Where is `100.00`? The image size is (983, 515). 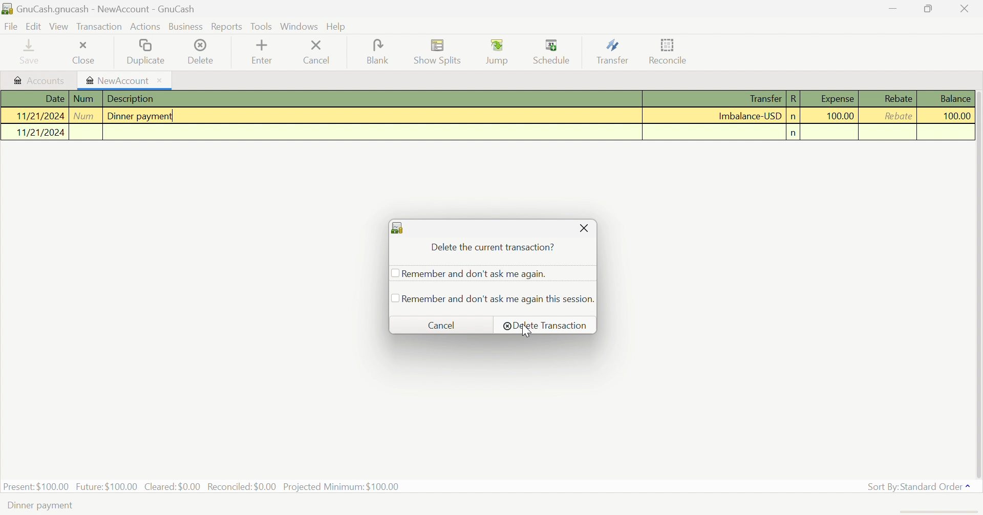 100.00 is located at coordinates (840, 117).